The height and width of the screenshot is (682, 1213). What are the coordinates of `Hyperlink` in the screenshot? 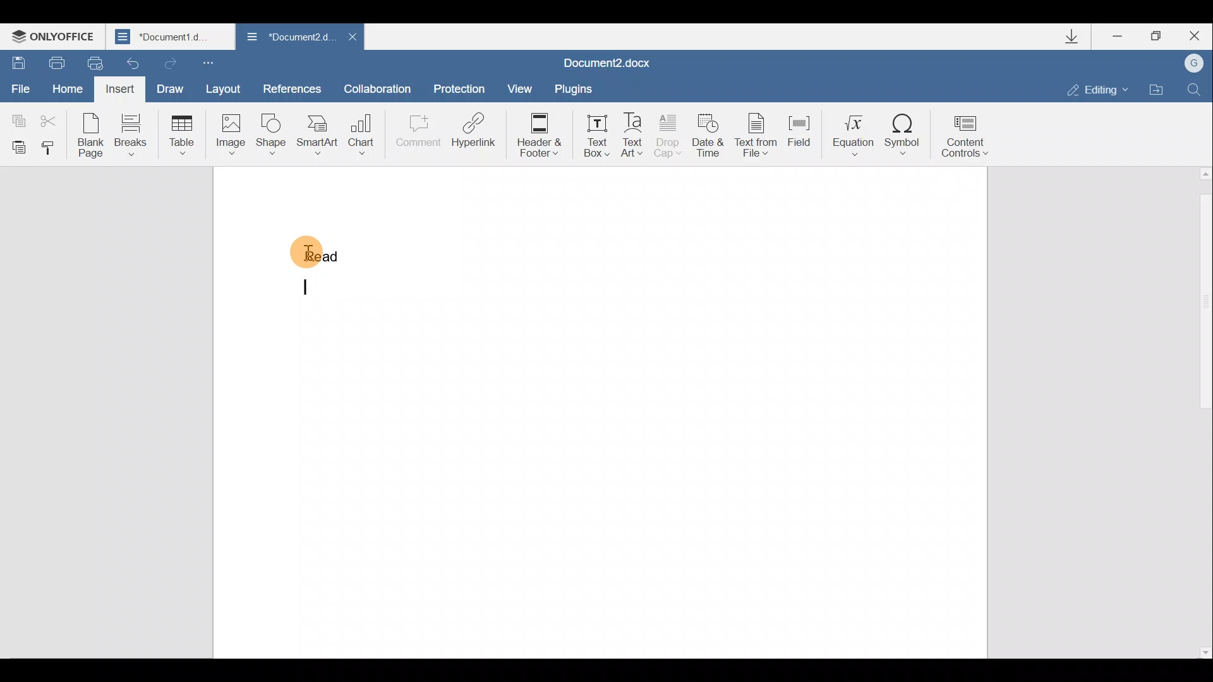 It's located at (474, 129).